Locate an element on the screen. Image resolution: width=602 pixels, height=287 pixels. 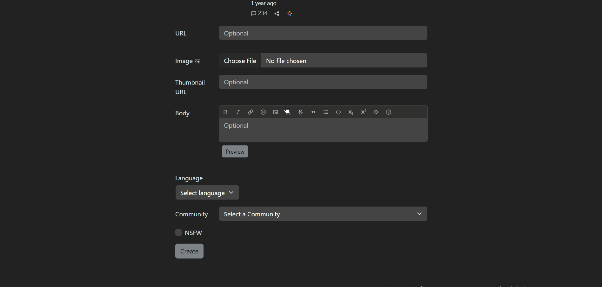
Strikethrough is located at coordinates (300, 112).